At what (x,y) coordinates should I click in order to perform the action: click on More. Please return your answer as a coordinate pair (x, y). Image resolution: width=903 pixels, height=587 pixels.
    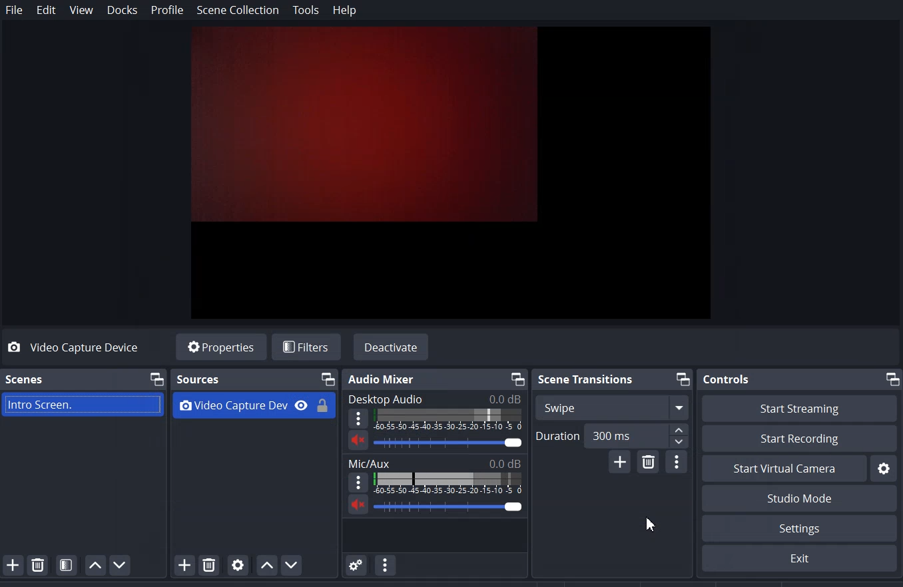
    Looking at the image, I should click on (356, 482).